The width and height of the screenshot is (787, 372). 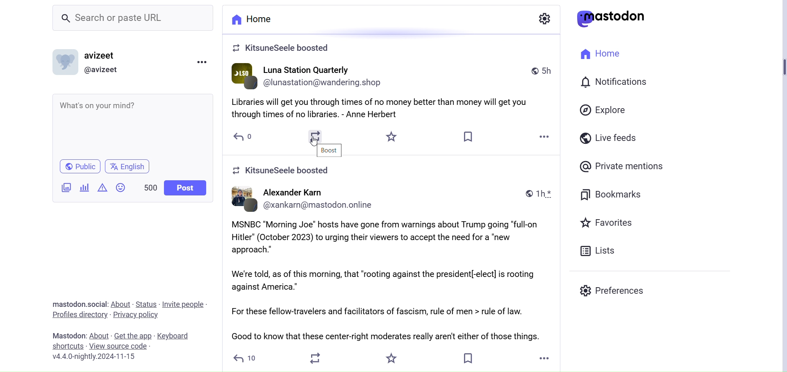 What do you see at coordinates (611, 291) in the screenshot?
I see `Preferences` at bounding box center [611, 291].